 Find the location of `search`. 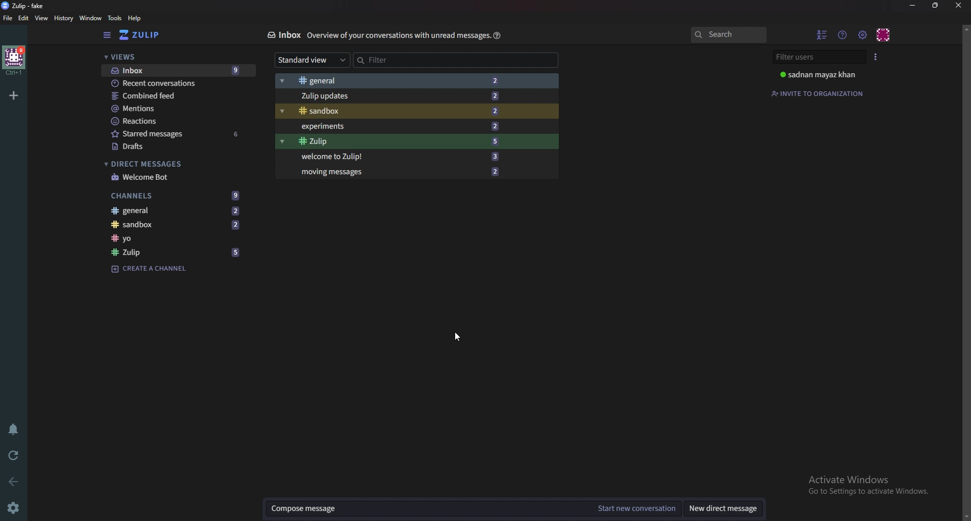

search is located at coordinates (727, 34).